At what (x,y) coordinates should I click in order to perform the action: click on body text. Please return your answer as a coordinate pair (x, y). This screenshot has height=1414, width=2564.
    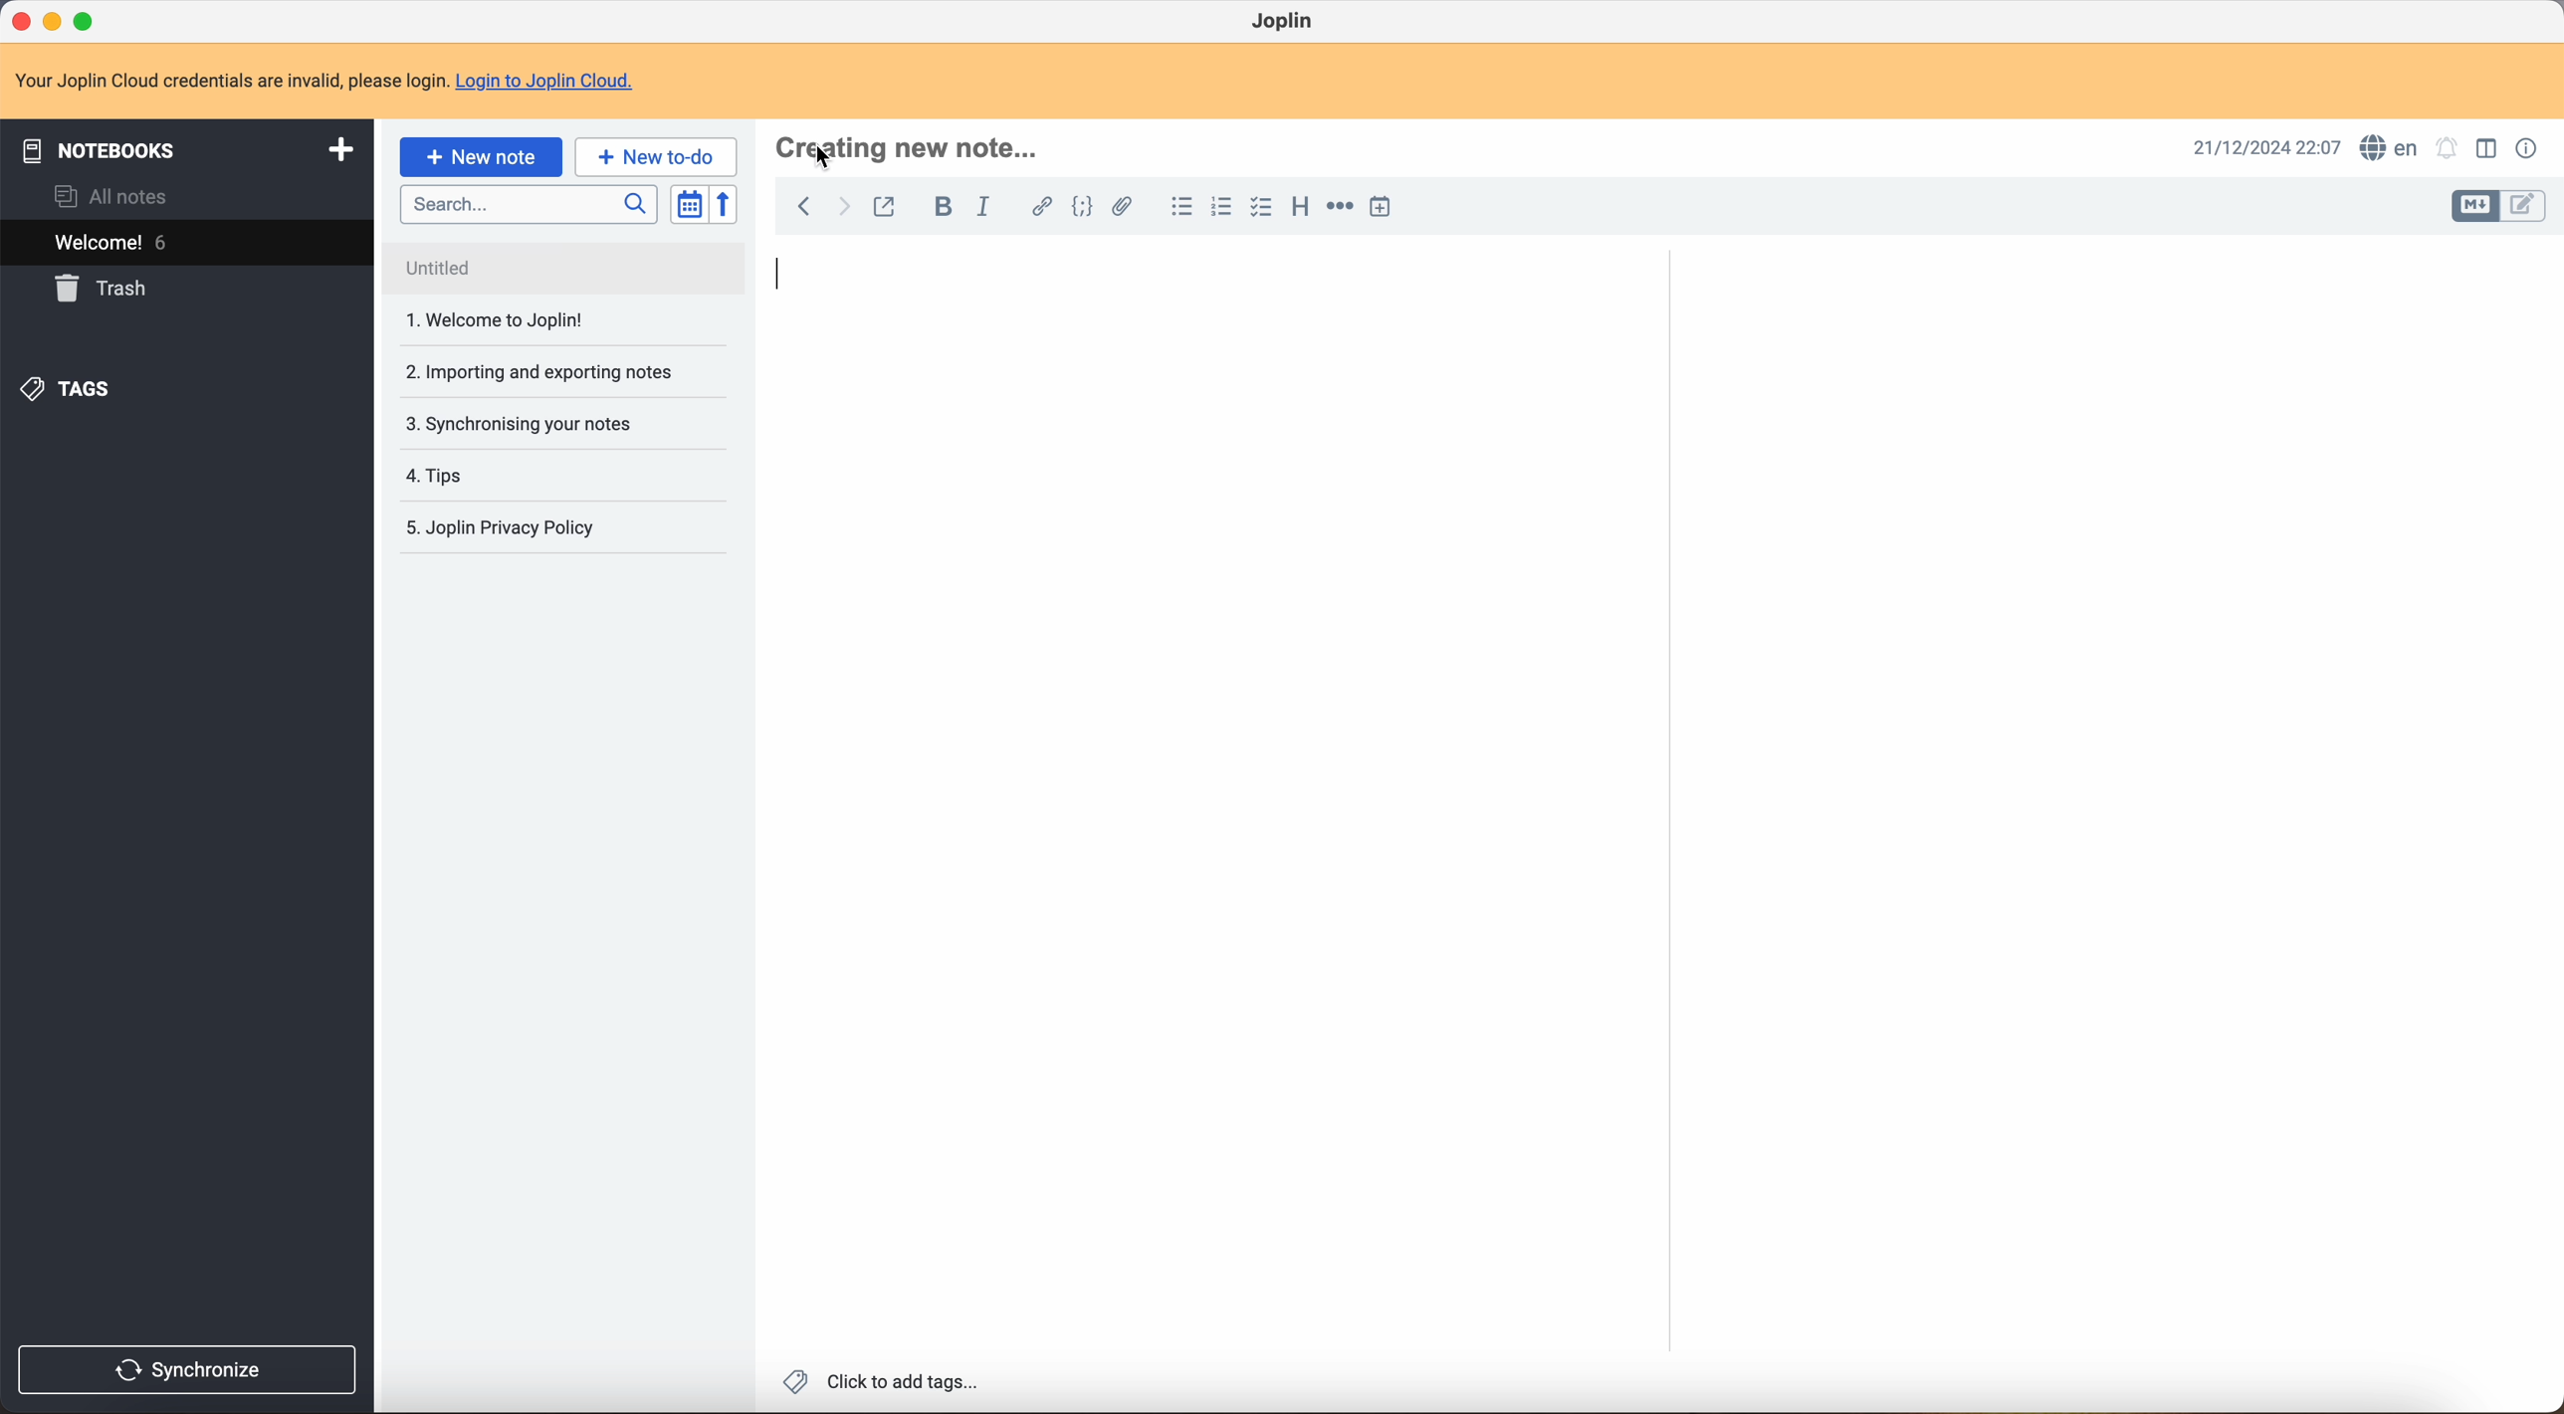
    Looking at the image, I should click on (2107, 752).